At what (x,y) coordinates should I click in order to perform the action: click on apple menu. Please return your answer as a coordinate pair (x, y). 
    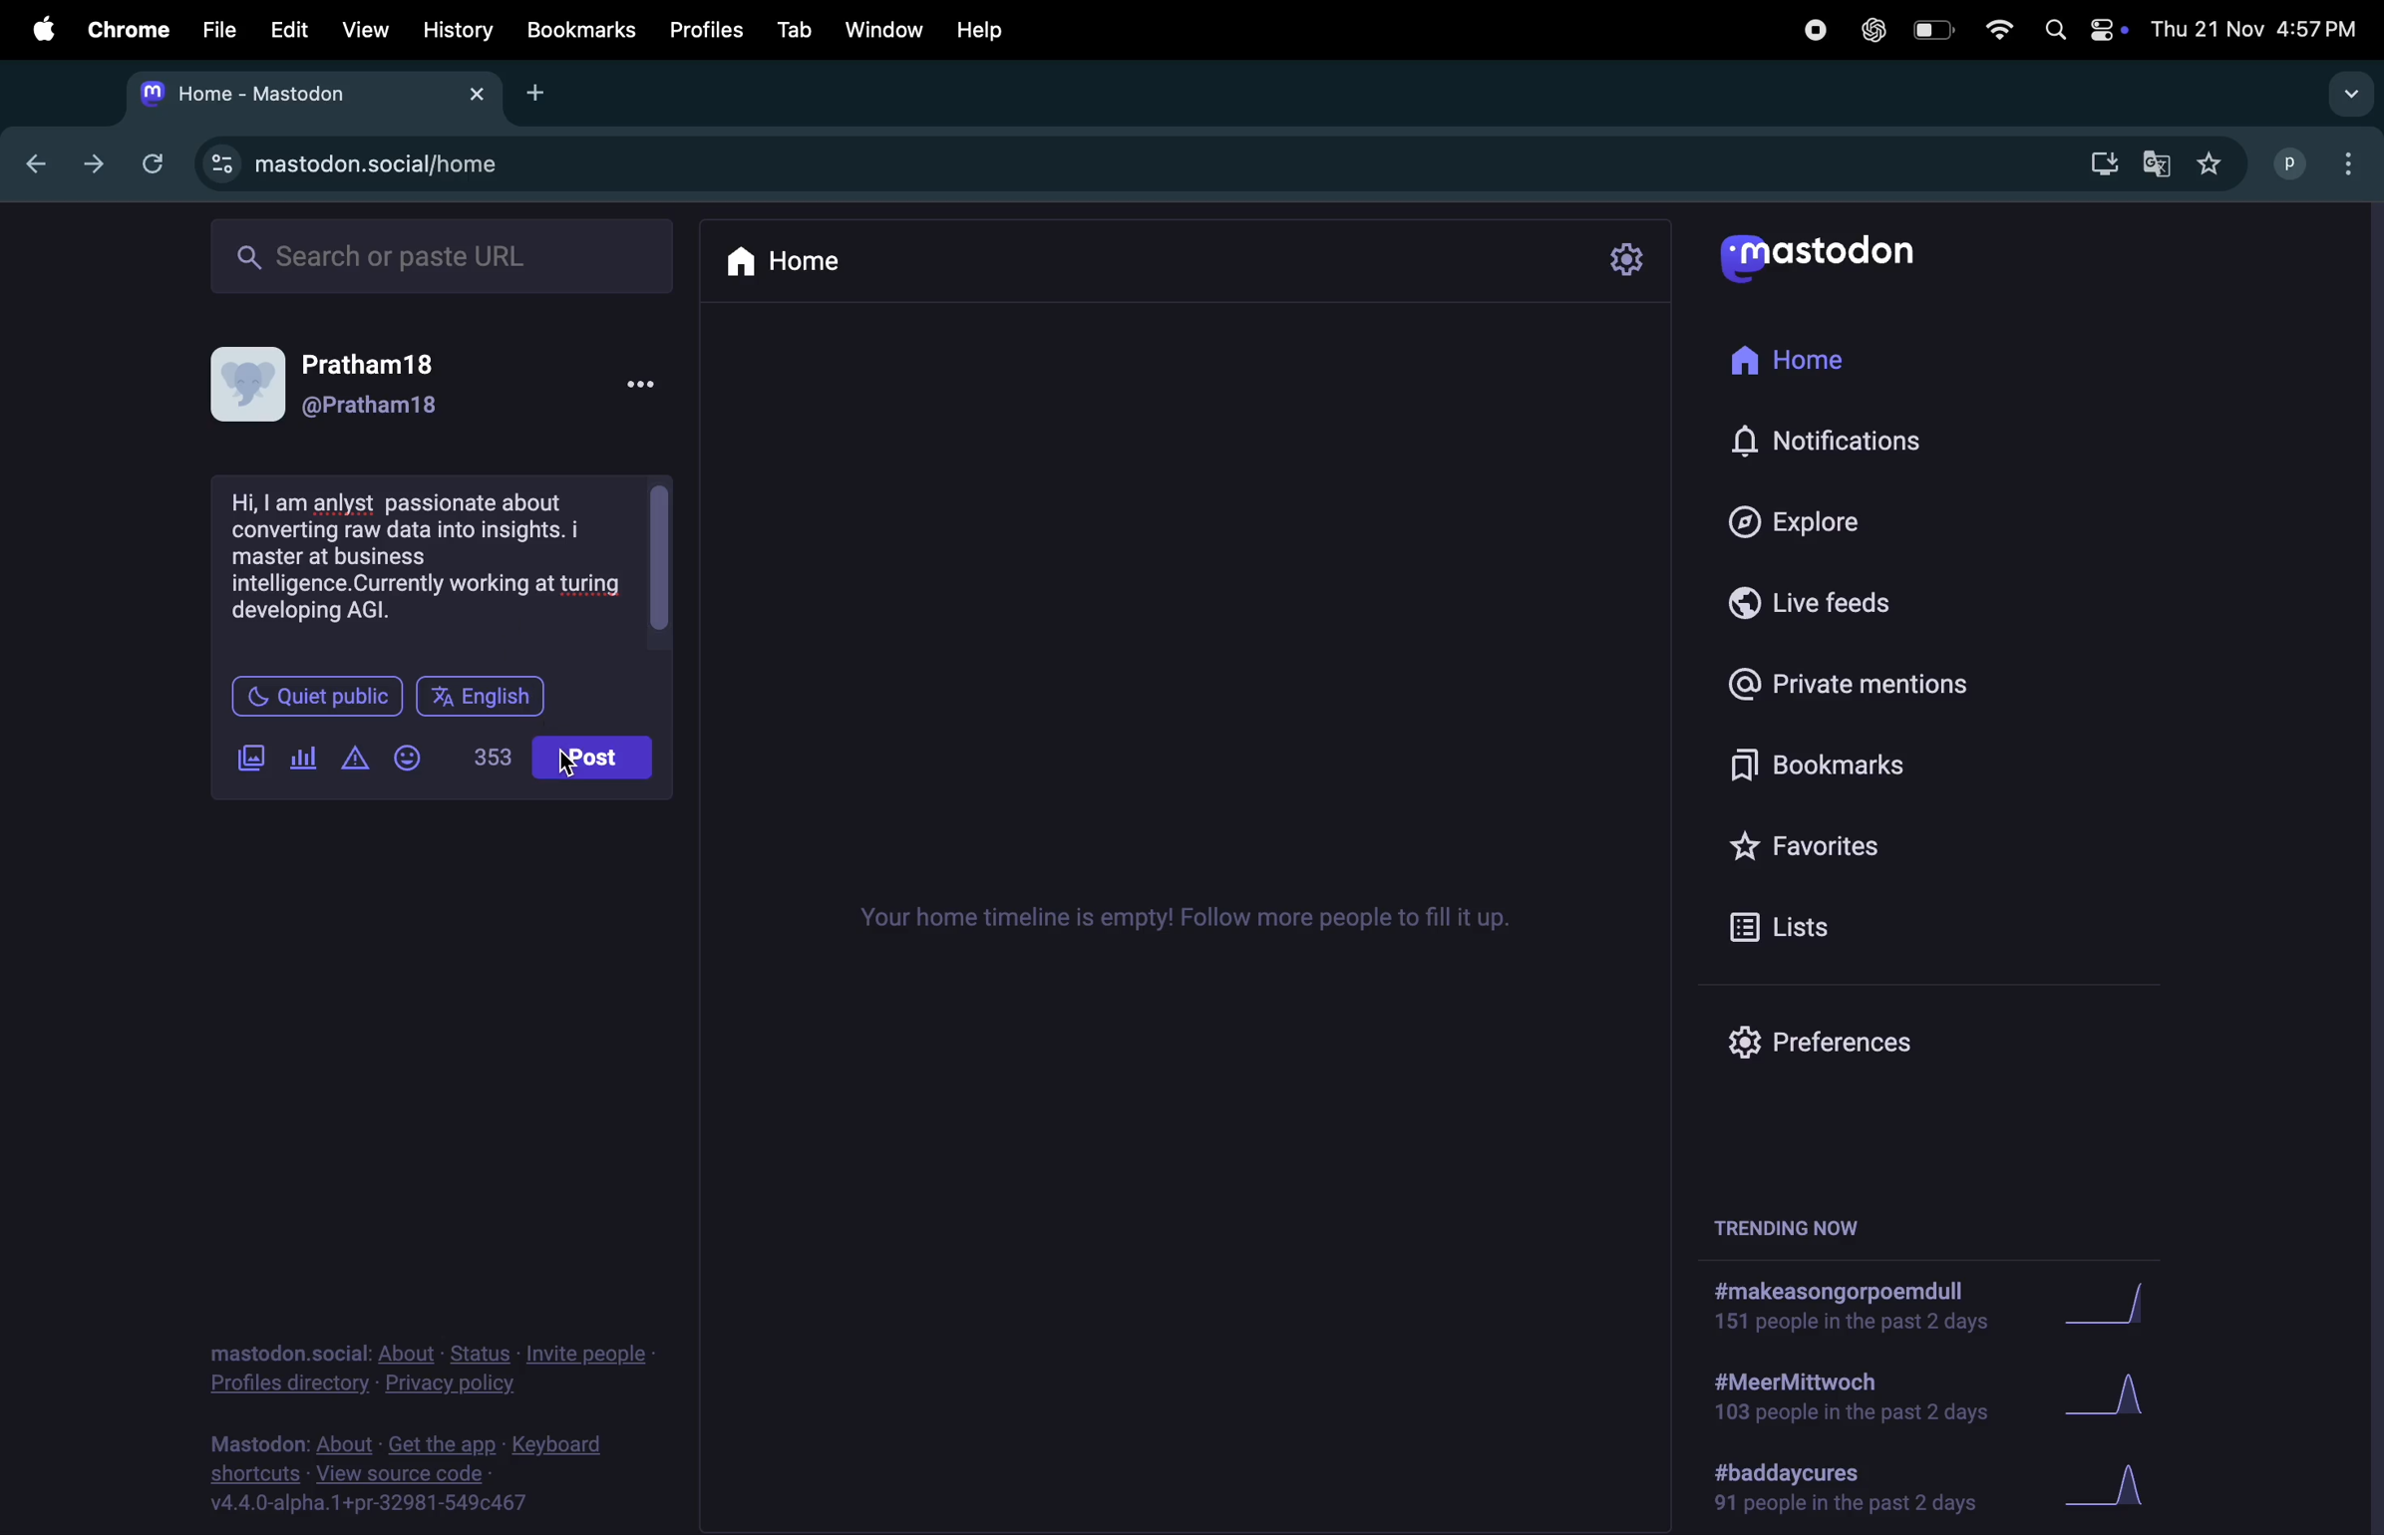
    Looking at the image, I should click on (32, 27).